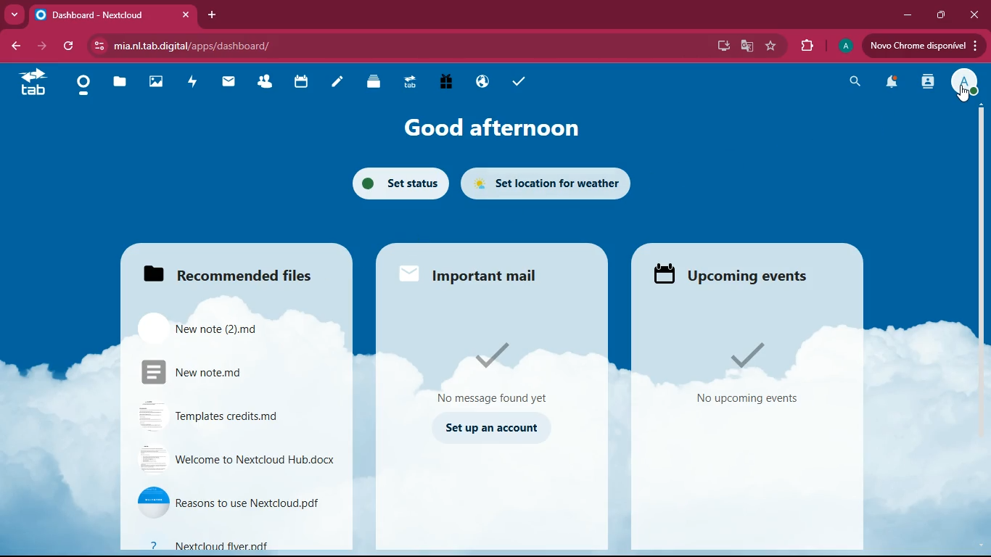  Describe the element at coordinates (229, 371) in the screenshot. I see `file` at that location.